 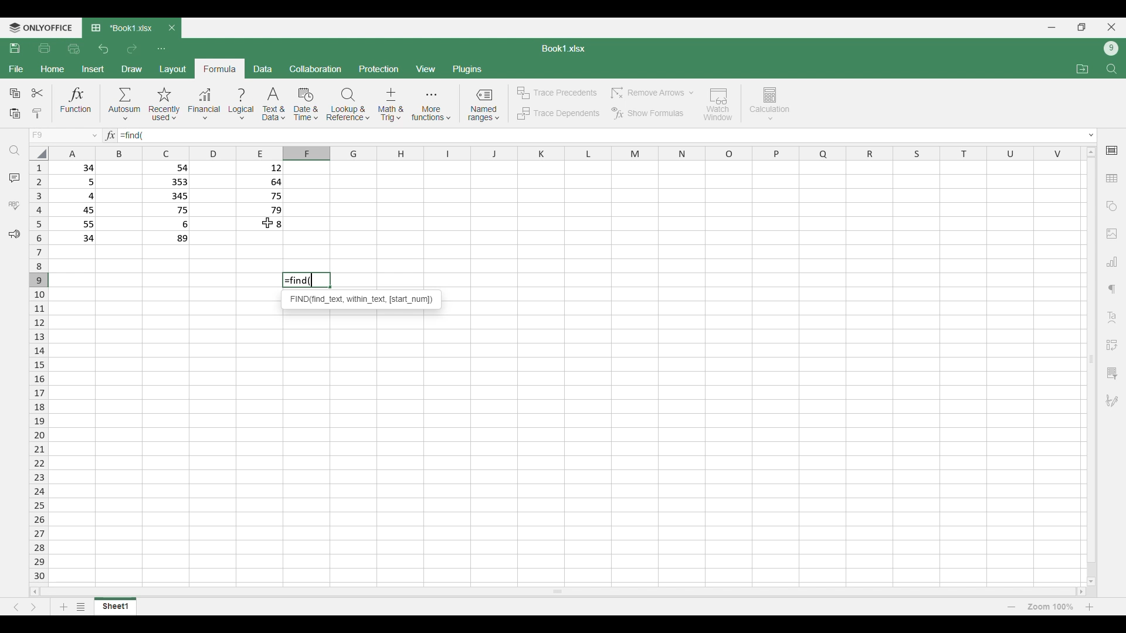 What do you see at coordinates (263, 69) in the screenshot?
I see `Data menu` at bounding box center [263, 69].